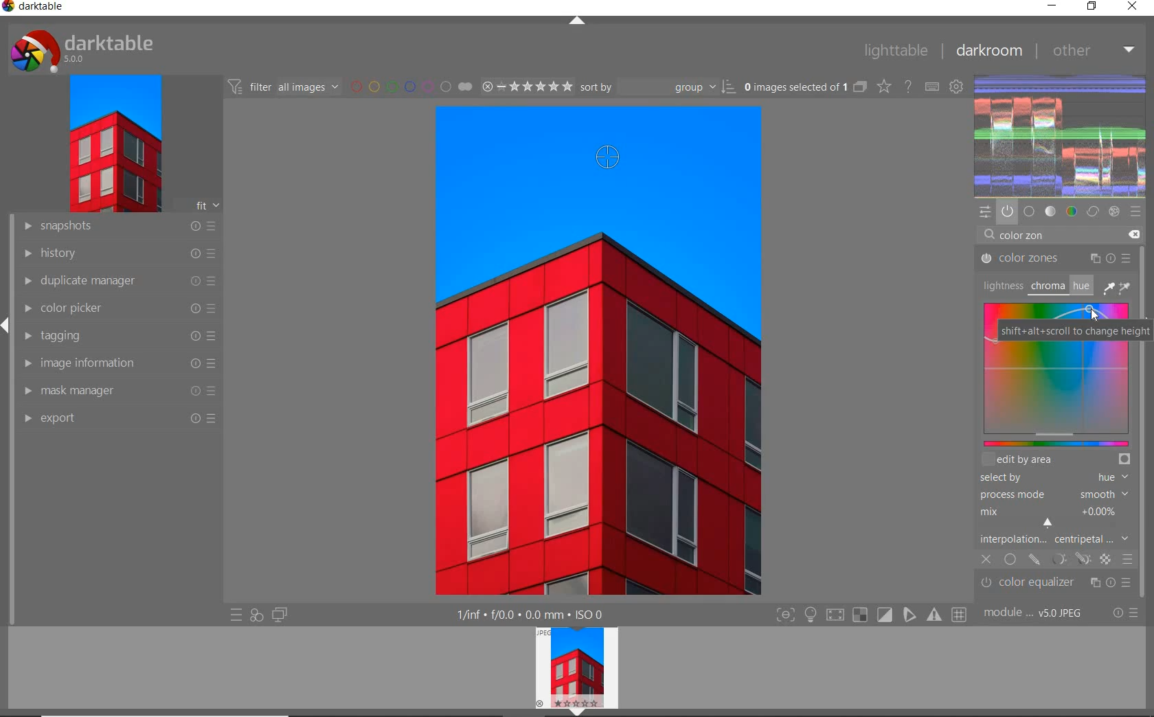 This screenshot has height=717, width=1154. What do you see at coordinates (115, 282) in the screenshot?
I see `duplicate manager` at bounding box center [115, 282].